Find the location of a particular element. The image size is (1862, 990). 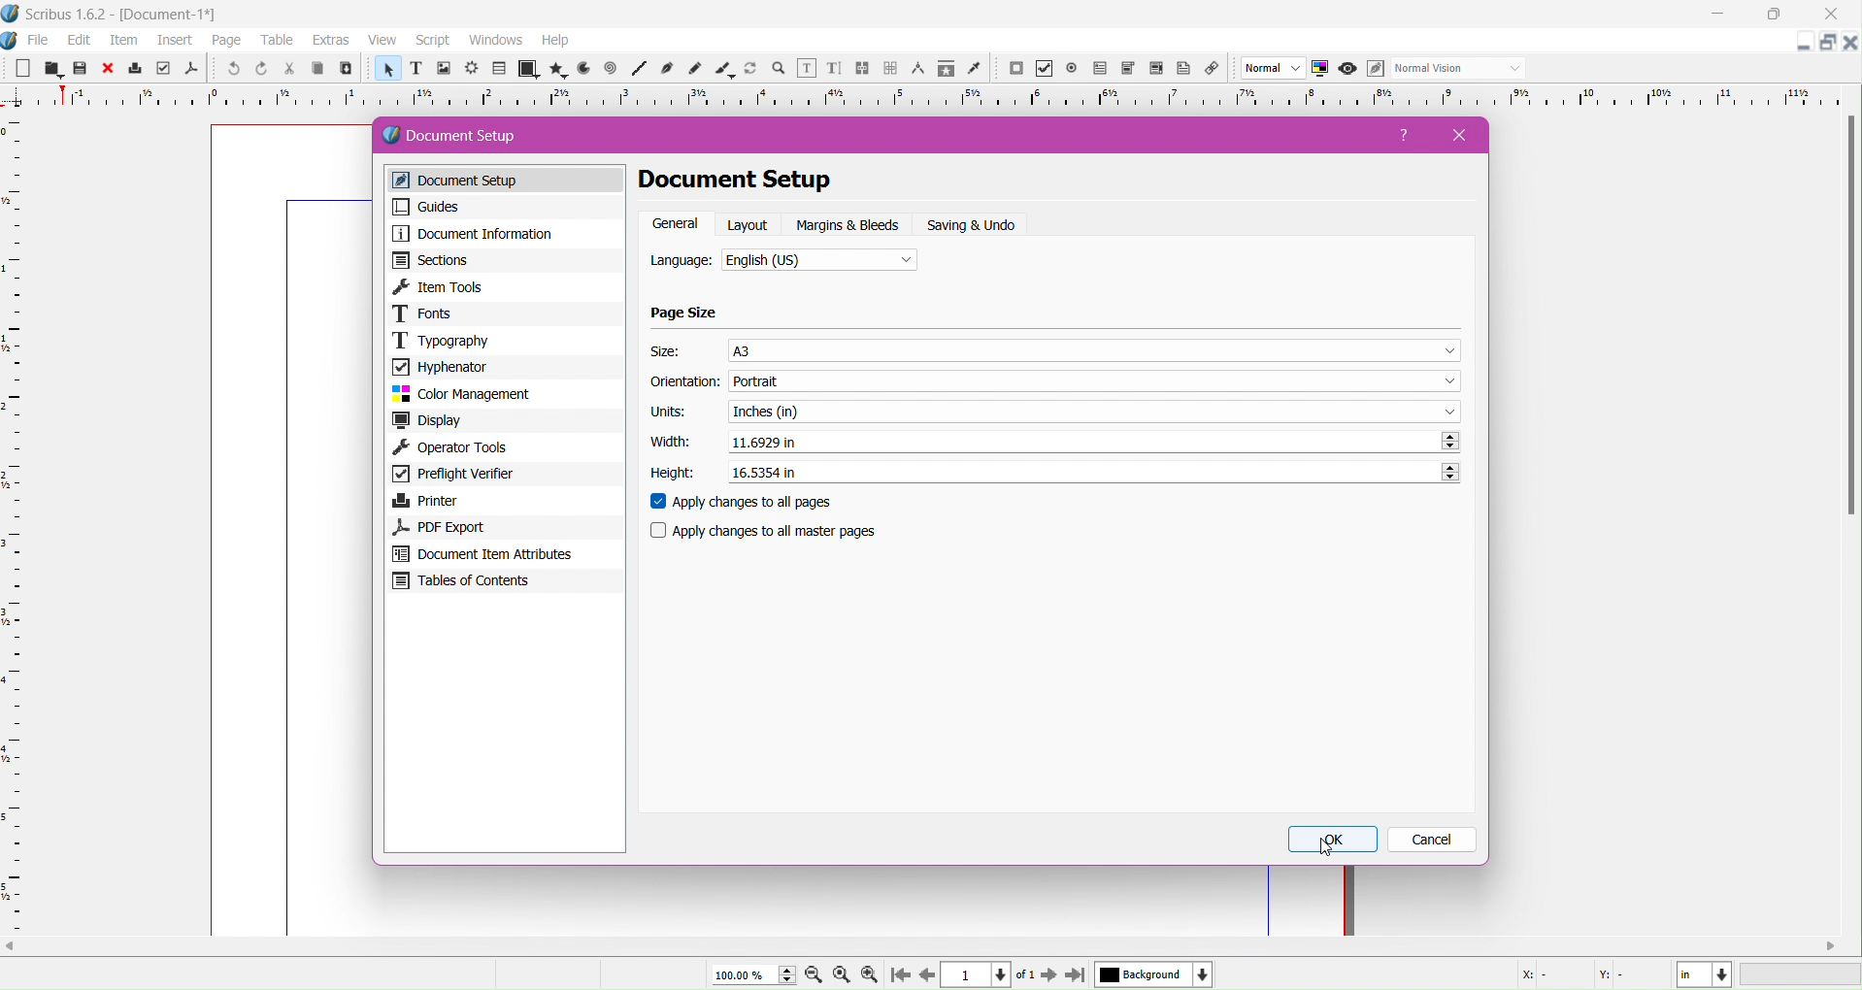

visual appearance of the display is located at coordinates (1457, 69).